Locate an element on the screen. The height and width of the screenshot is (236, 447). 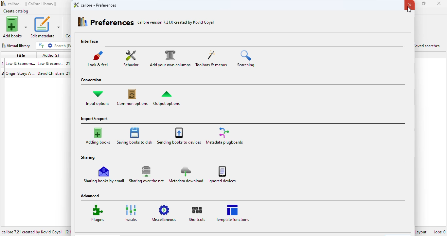
book 1 is located at coordinates (36, 64).